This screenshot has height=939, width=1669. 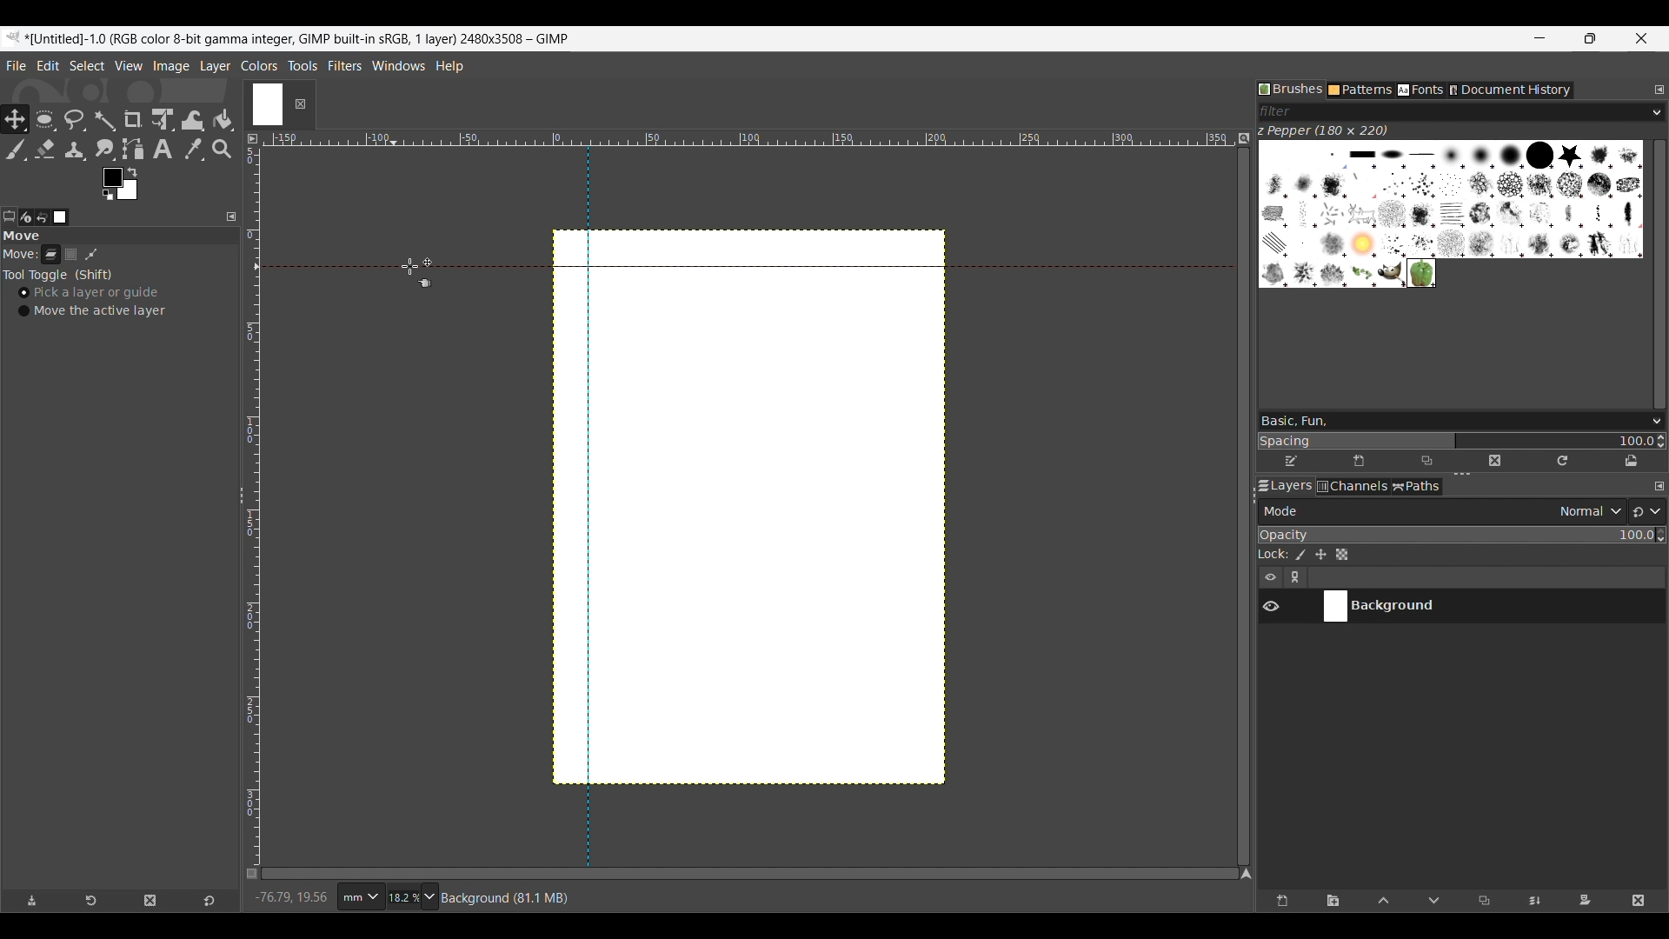 I want to click on Current brush options, so click(x=1451, y=214).